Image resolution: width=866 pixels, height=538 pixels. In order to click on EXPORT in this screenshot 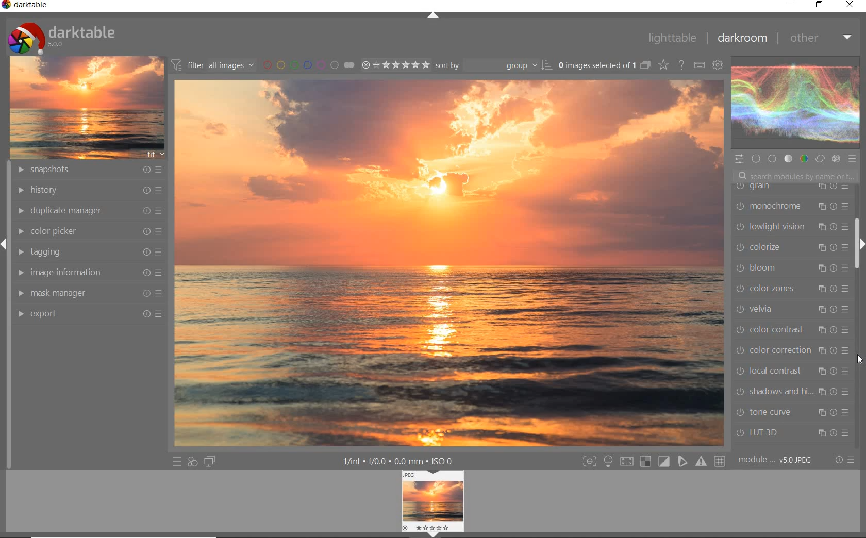, I will do `click(90, 313)`.